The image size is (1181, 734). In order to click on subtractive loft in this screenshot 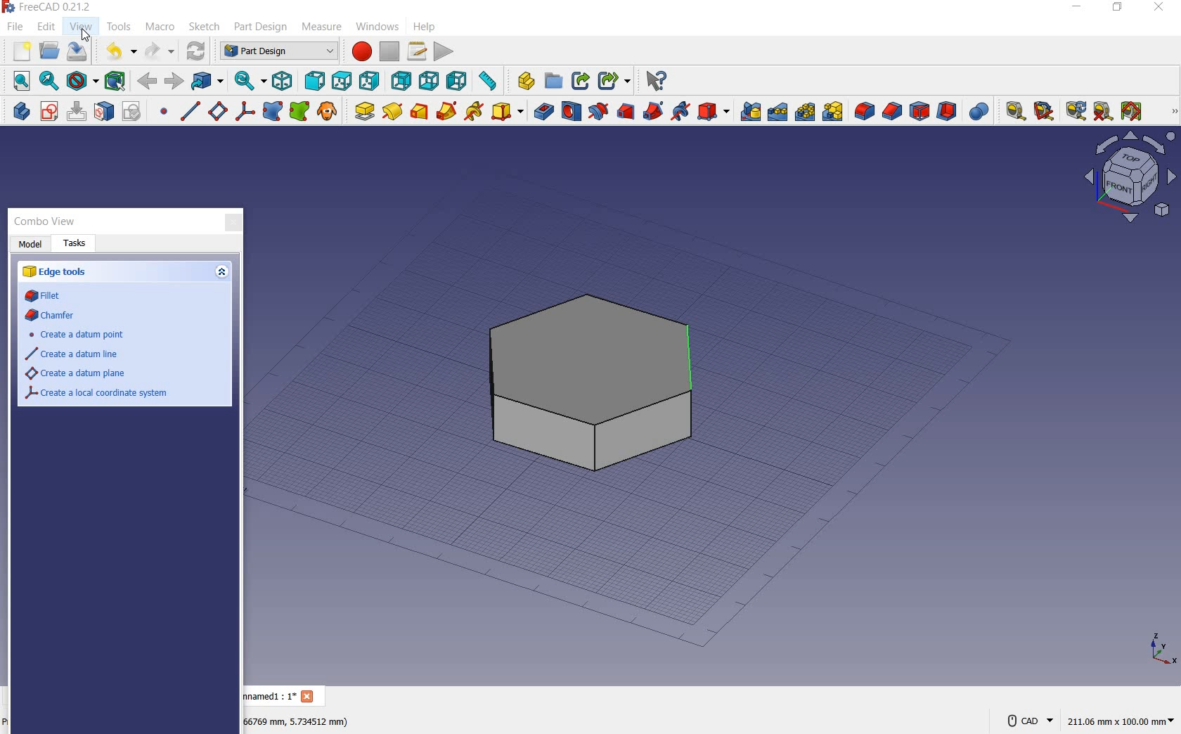, I will do `click(627, 113)`.